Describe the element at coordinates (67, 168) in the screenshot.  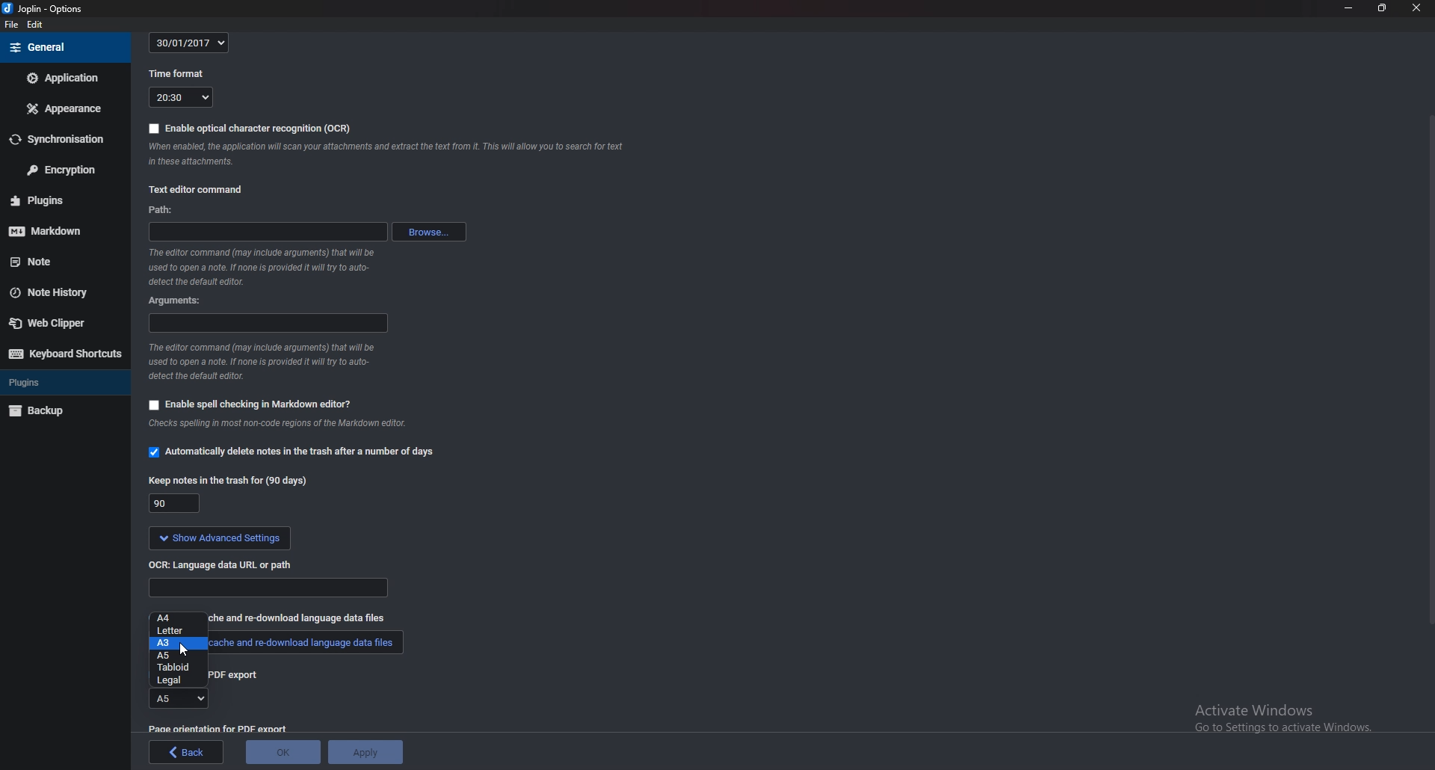
I see `Encryption` at that location.